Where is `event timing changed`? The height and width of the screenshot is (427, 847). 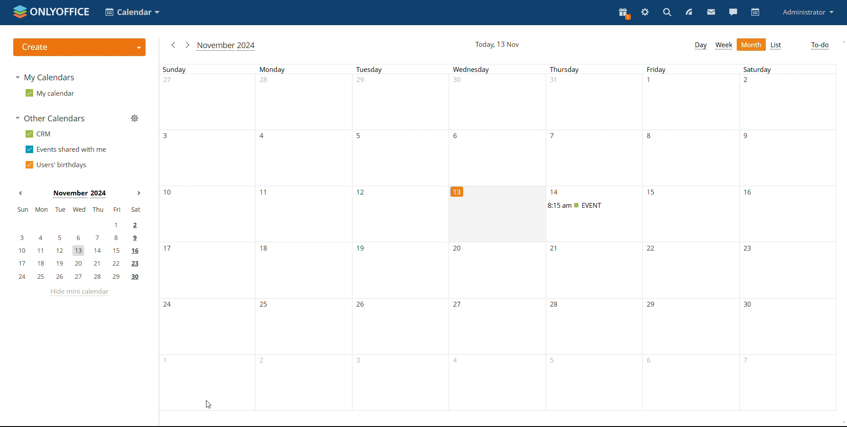 event timing changed is located at coordinates (574, 205).